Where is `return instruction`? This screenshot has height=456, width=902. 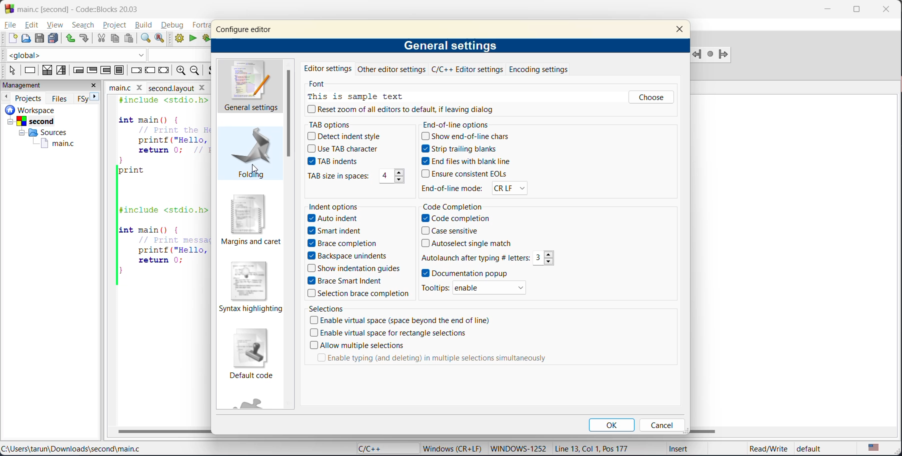
return instruction is located at coordinates (163, 71).